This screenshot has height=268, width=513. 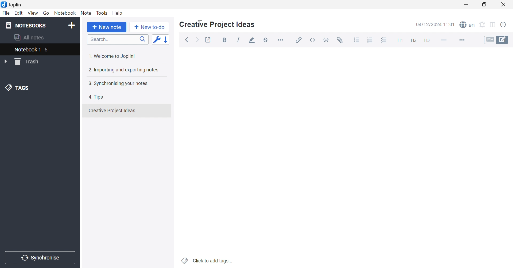 What do you see at coordinates (483, 24) in the screenshot?
I see `Set alarm` at bounding box center [483, 24].